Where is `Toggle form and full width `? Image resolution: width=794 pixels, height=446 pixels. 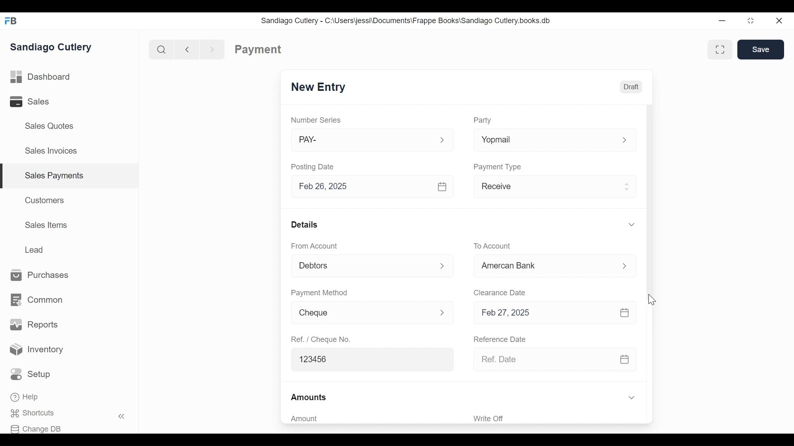
Toggle form and full width  is located at coordinates (723, 48).